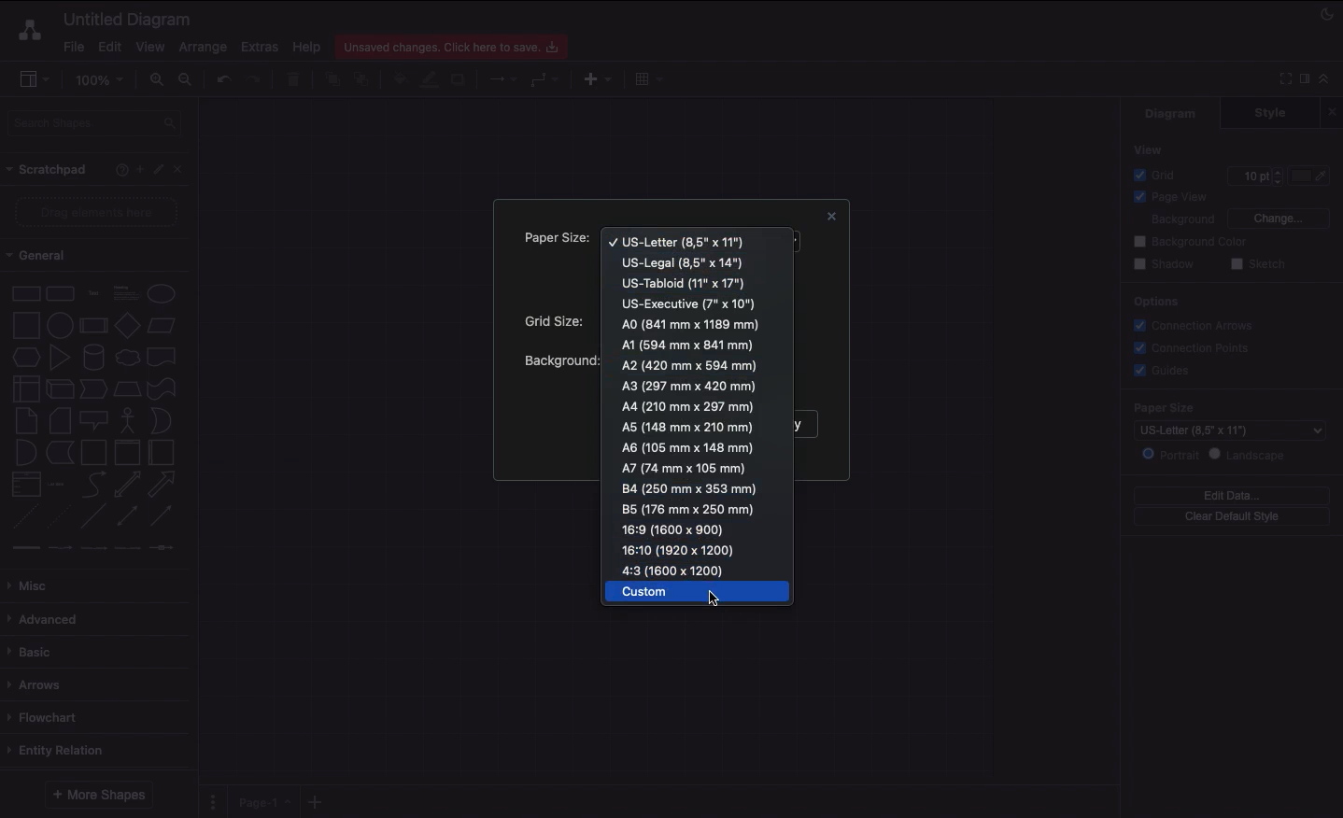  I want to click on A5, so click(689, 428).